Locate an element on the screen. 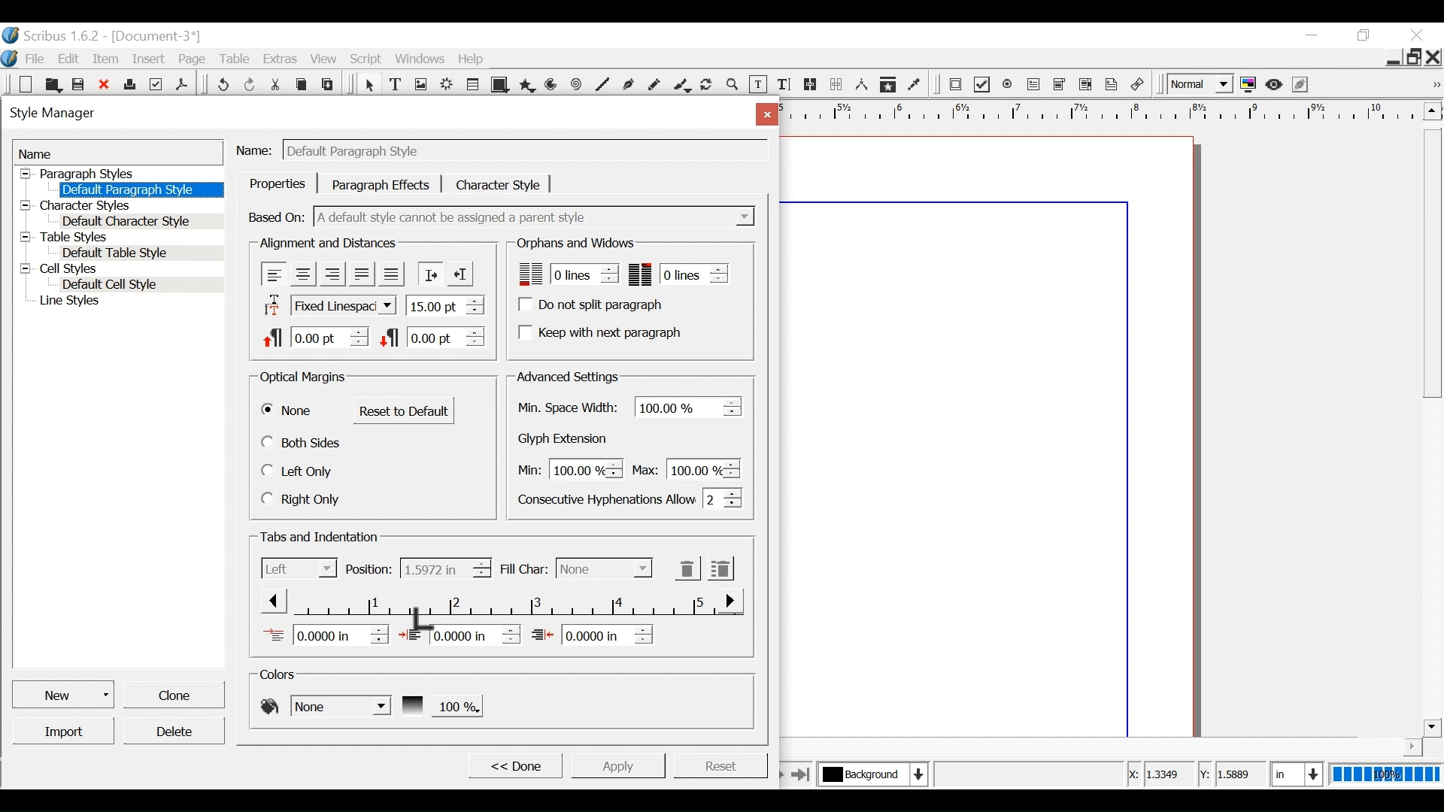 This screenshot has height=812, width=1444. Consecutive Hyphenations allow is located at coordinates (630, 498).